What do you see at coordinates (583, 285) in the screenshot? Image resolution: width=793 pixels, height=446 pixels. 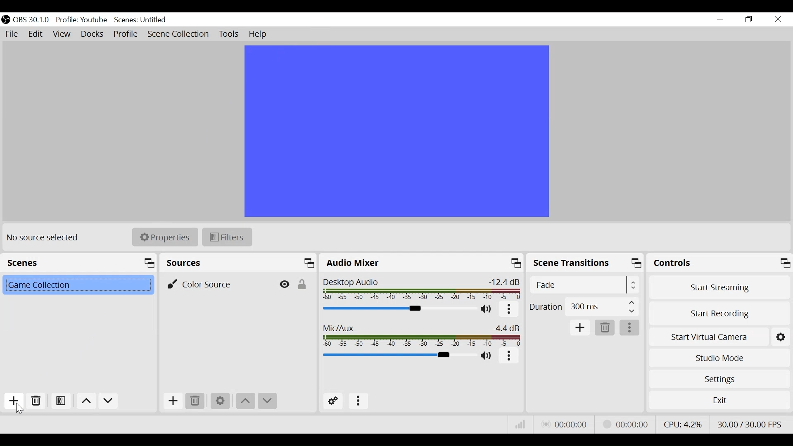 I see `(un)select Scene Transition` at bounding box center [583, 285].